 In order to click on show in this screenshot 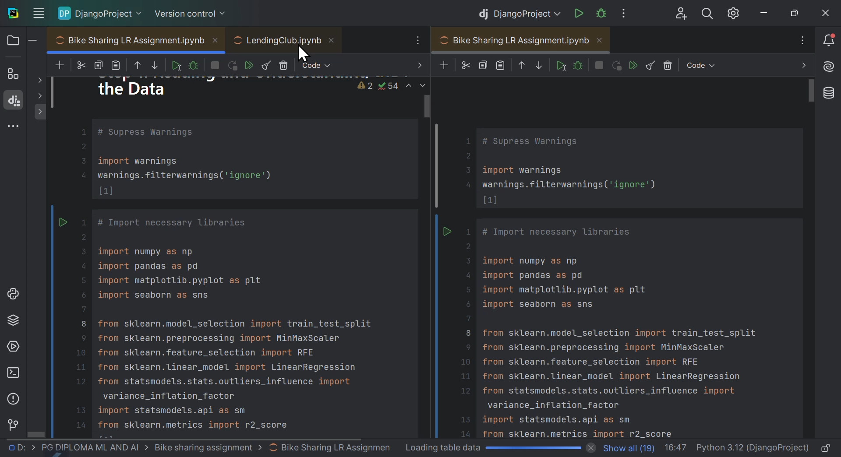, I will do `click(40, 111)`.